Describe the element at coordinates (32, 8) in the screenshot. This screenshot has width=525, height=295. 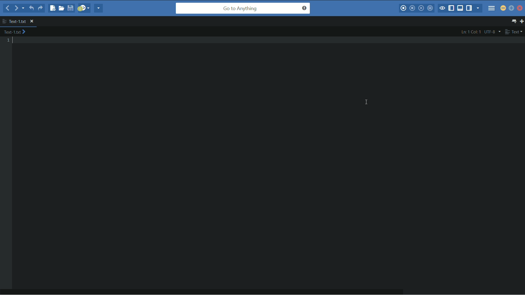
I see `undo` at that location.